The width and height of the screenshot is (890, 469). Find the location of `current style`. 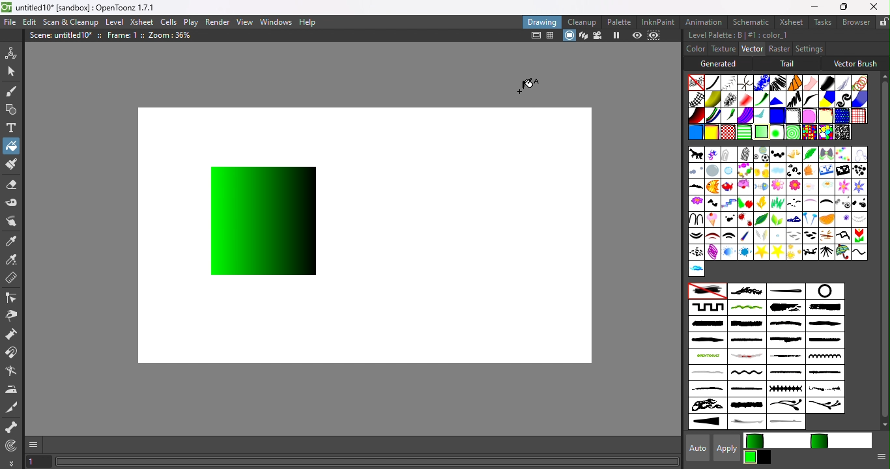

current style is located at coordinates (779, 441).